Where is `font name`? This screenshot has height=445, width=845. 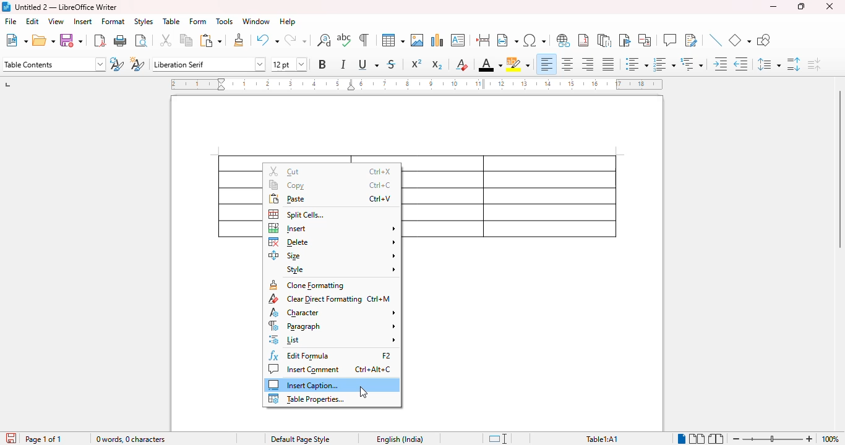
font name is located at coordinates (208, 65).